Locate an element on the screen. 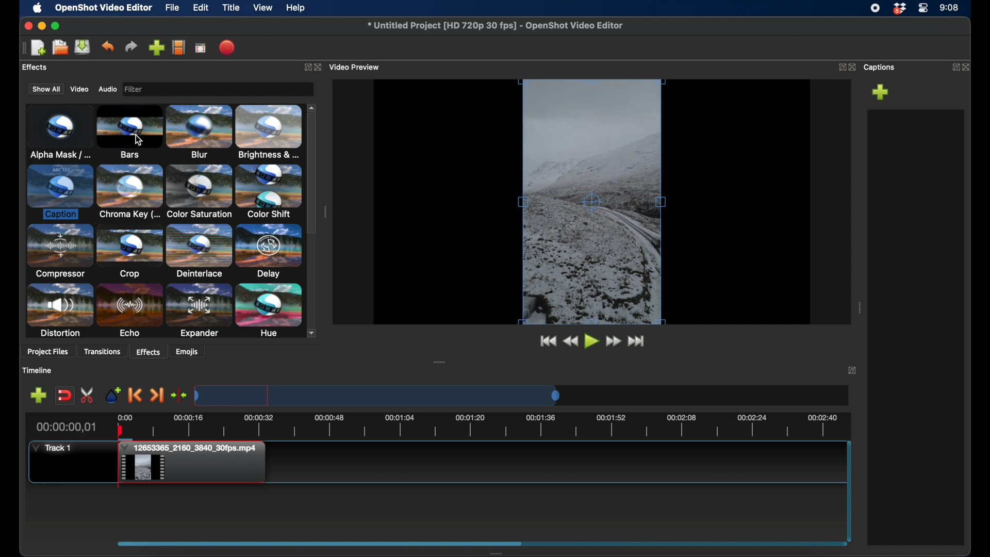 The width and height of the screenshot is (990, 557). drag handle is located at coordinates (859, 307).